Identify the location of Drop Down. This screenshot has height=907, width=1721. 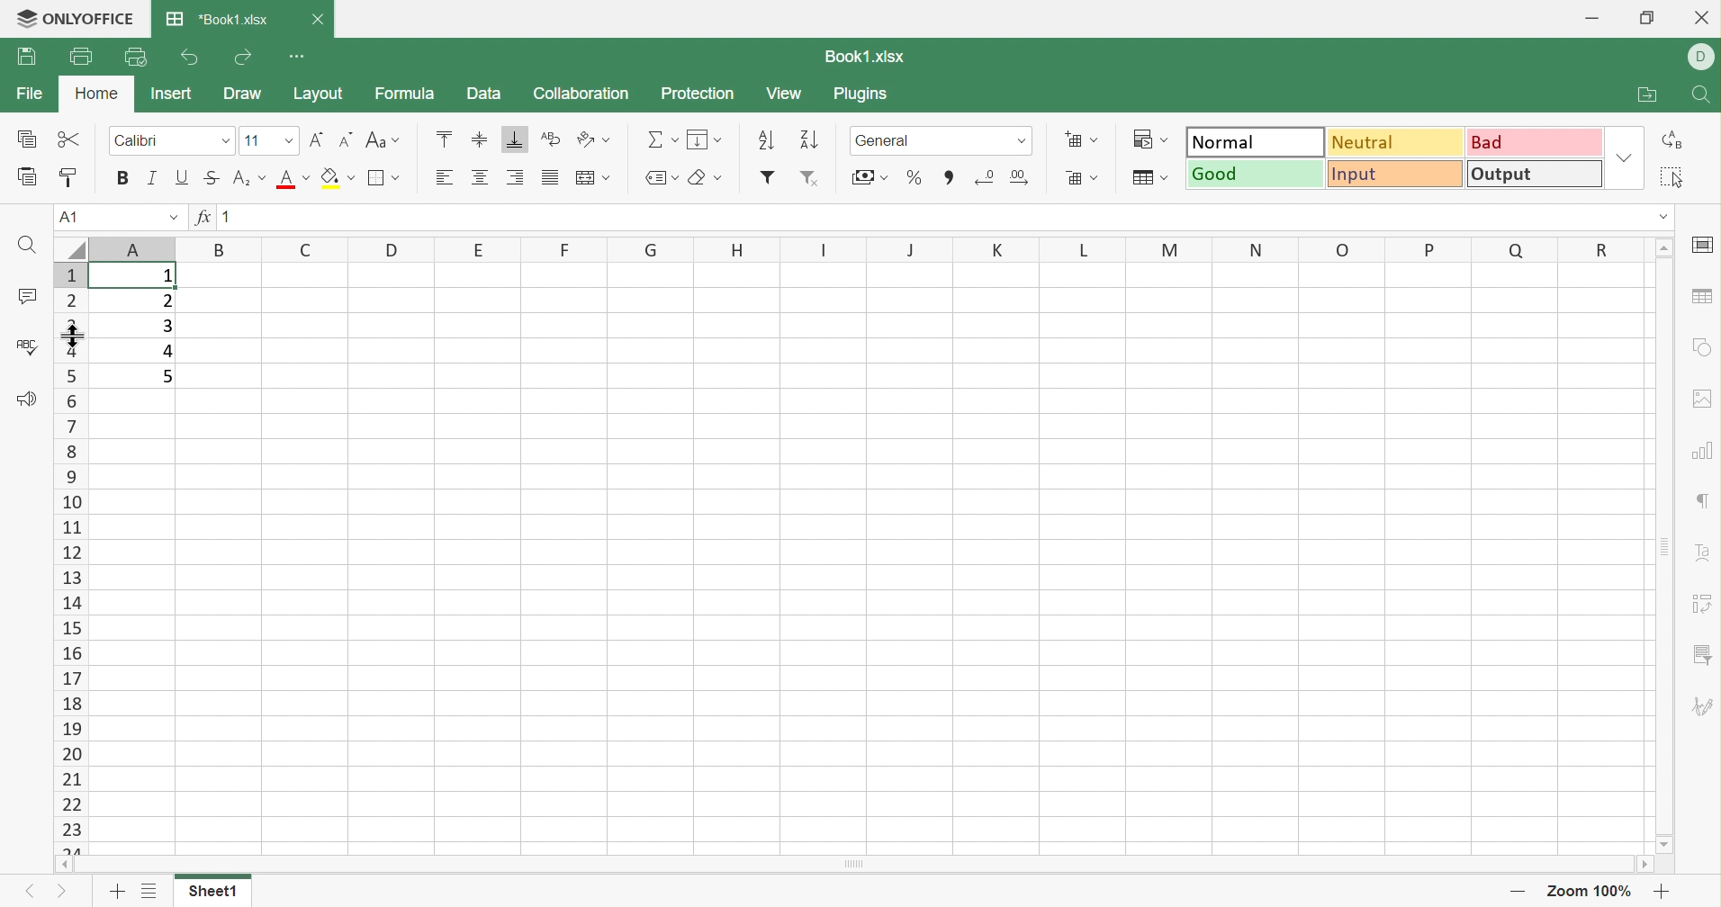
(307, 175).